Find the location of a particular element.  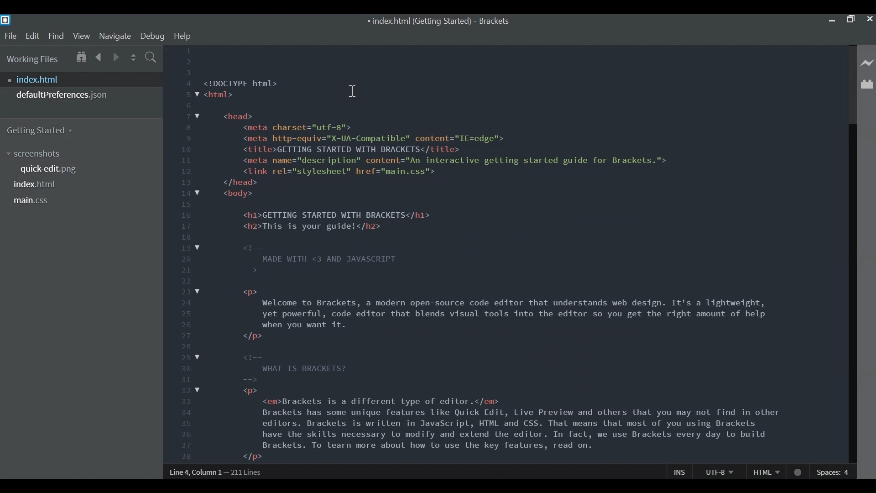

UTF-8 is located at coordinates (719, 471).